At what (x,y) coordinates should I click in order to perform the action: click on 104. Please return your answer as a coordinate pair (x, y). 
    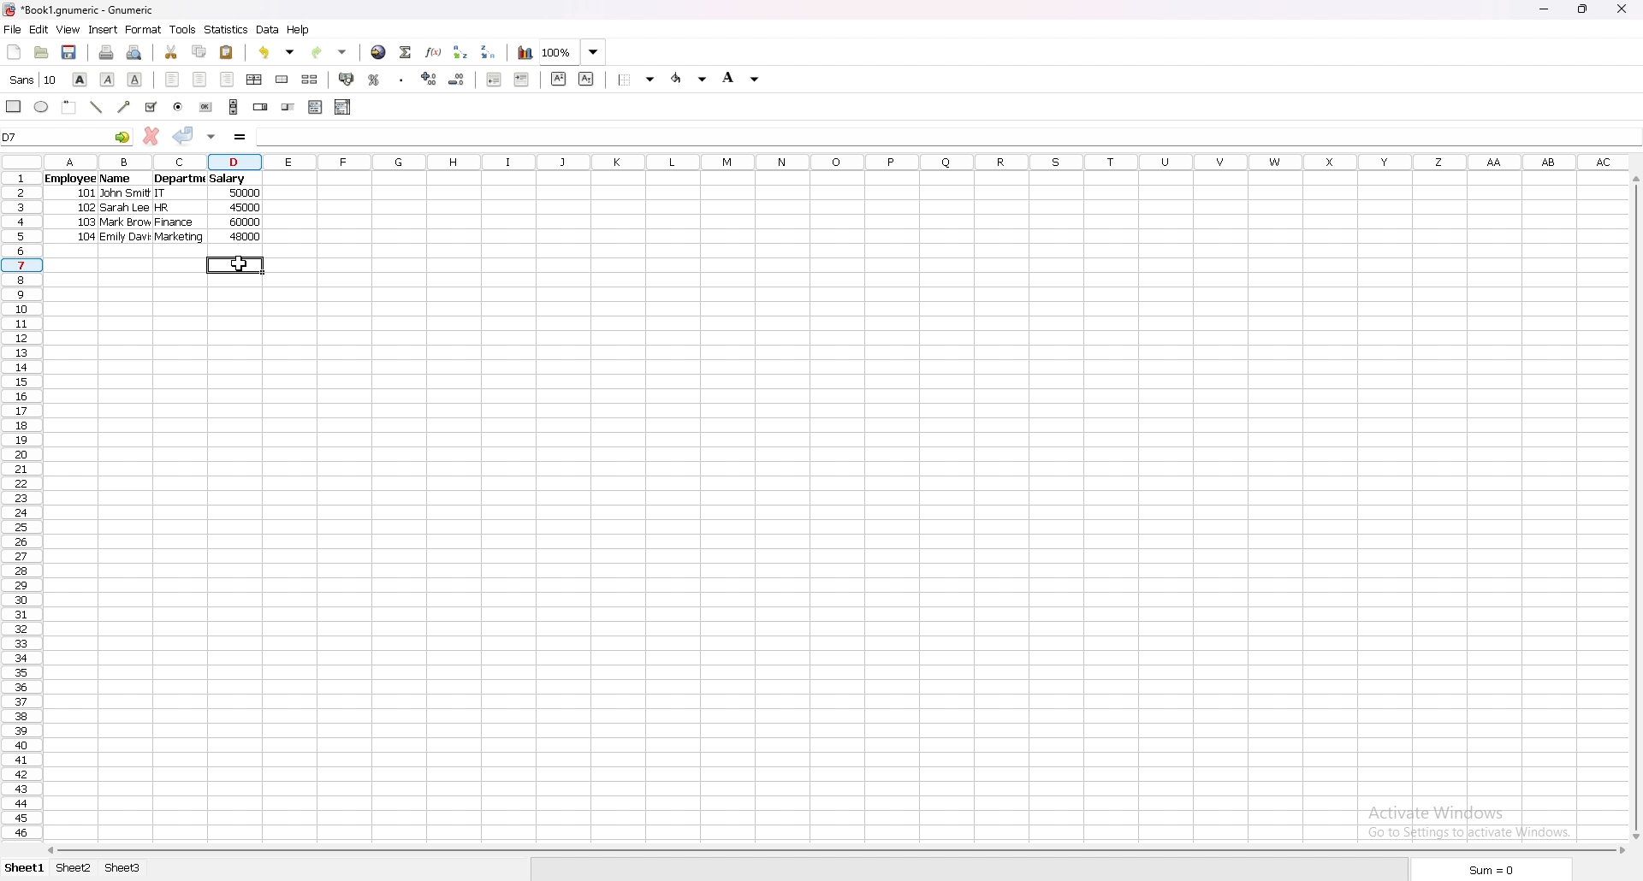
    Looking at the image, I should click on (86, 238).